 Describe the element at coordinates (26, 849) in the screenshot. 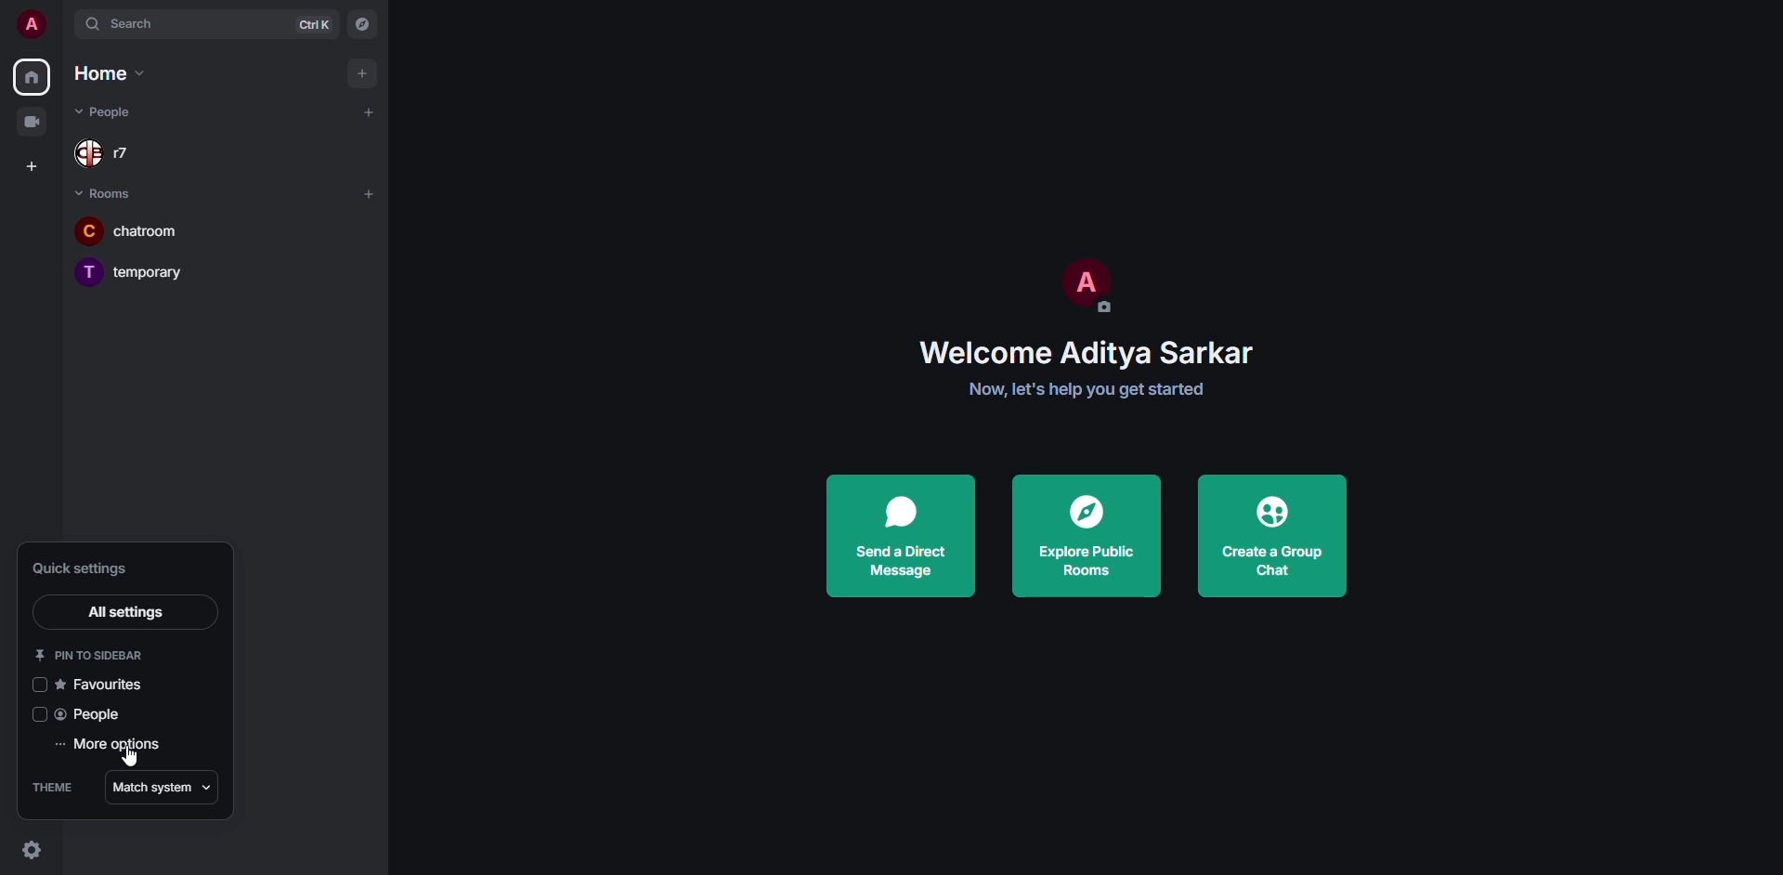

I see `quick settings` at that location.